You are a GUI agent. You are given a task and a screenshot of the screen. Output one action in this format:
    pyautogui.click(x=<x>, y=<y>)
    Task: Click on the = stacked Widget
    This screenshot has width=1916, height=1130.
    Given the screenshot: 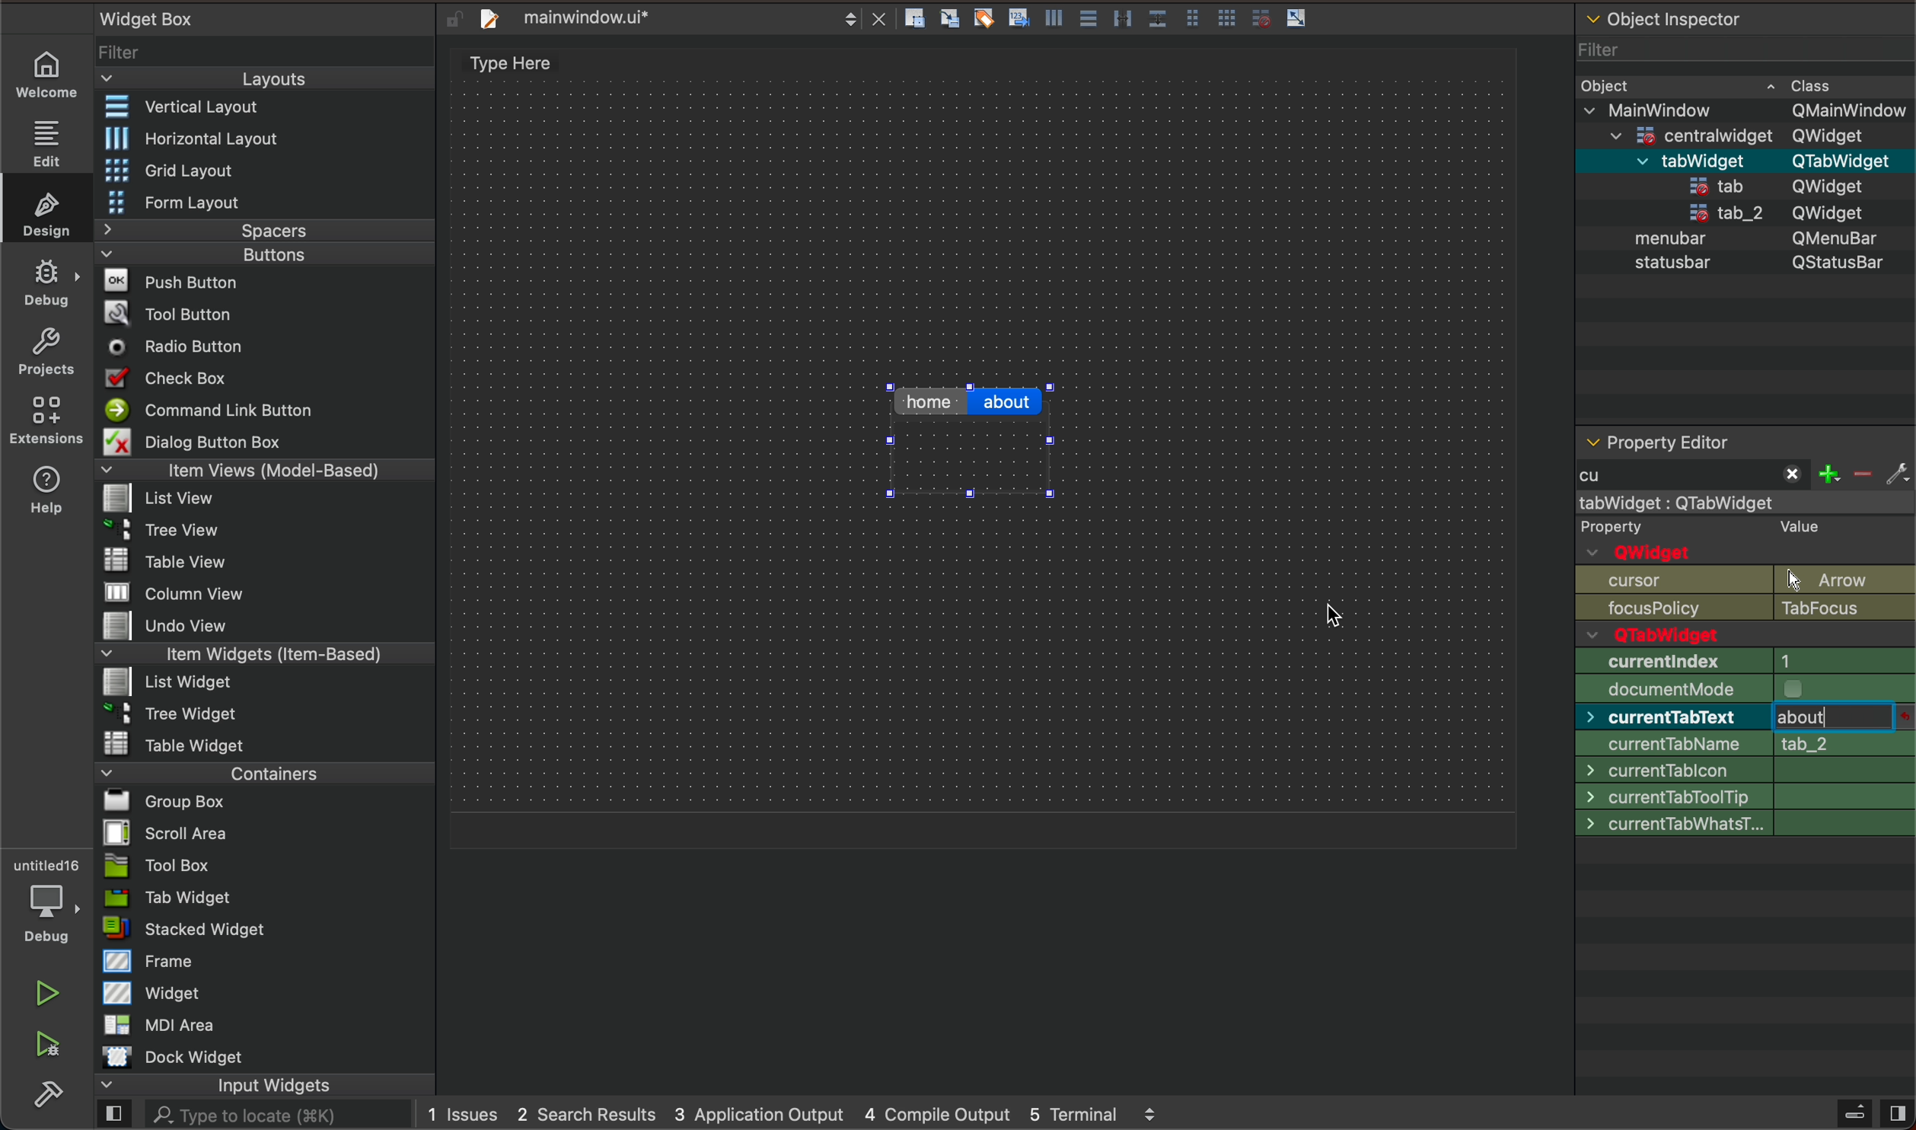 What is the action you would take?
    pyautogui.click(x=193, y=930)
    